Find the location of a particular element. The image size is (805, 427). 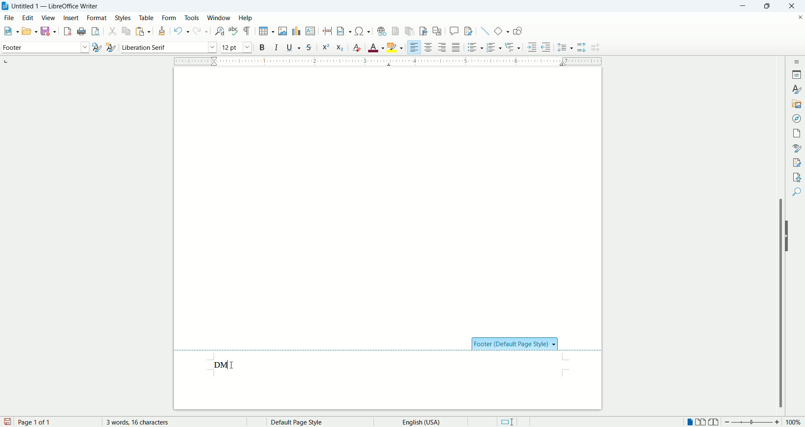

insert line is located at coordinates (484, 31).